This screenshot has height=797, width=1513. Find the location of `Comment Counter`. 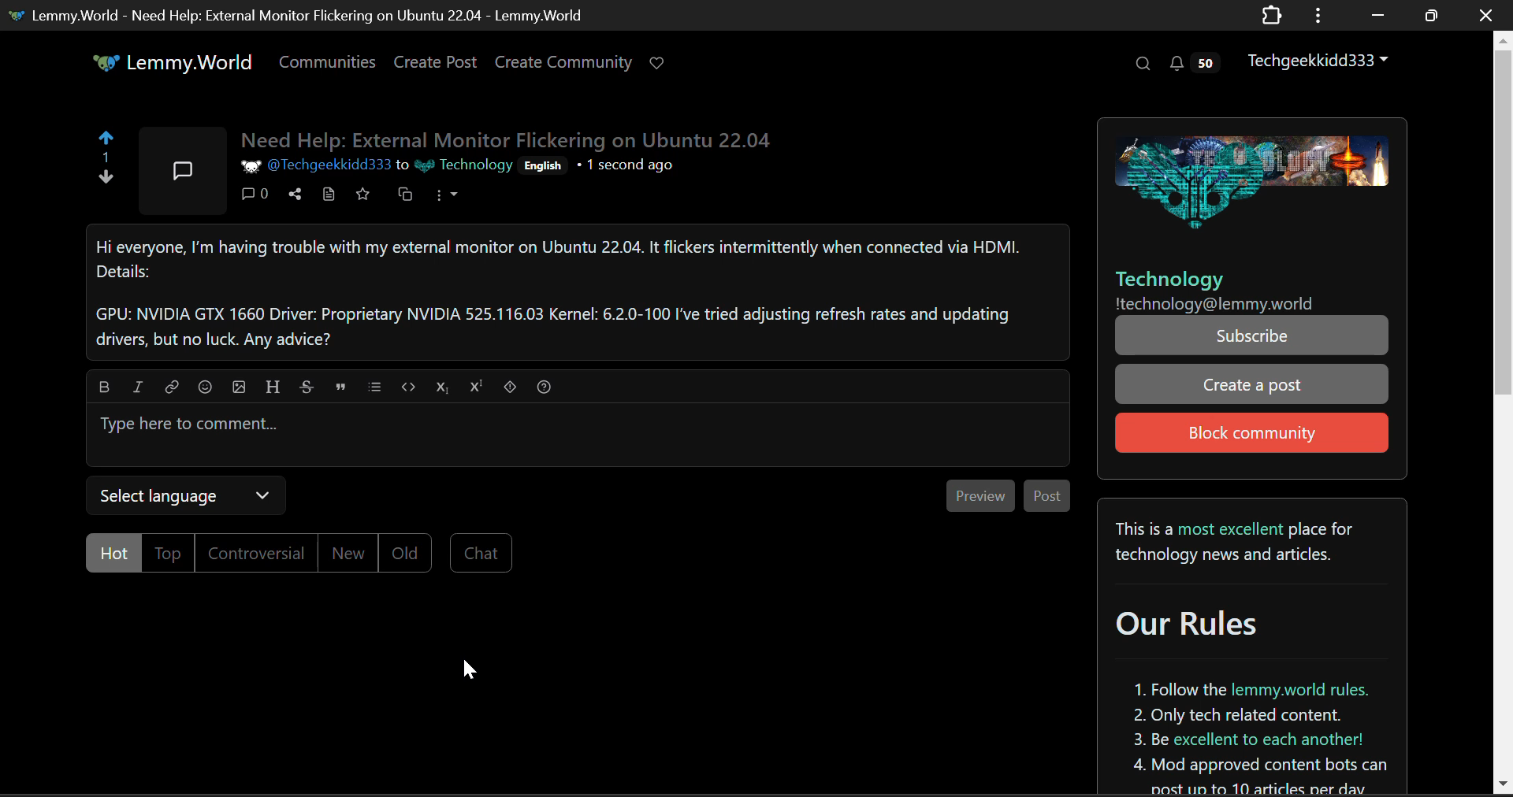

Comment Counter is located at coordinates (258, 196).